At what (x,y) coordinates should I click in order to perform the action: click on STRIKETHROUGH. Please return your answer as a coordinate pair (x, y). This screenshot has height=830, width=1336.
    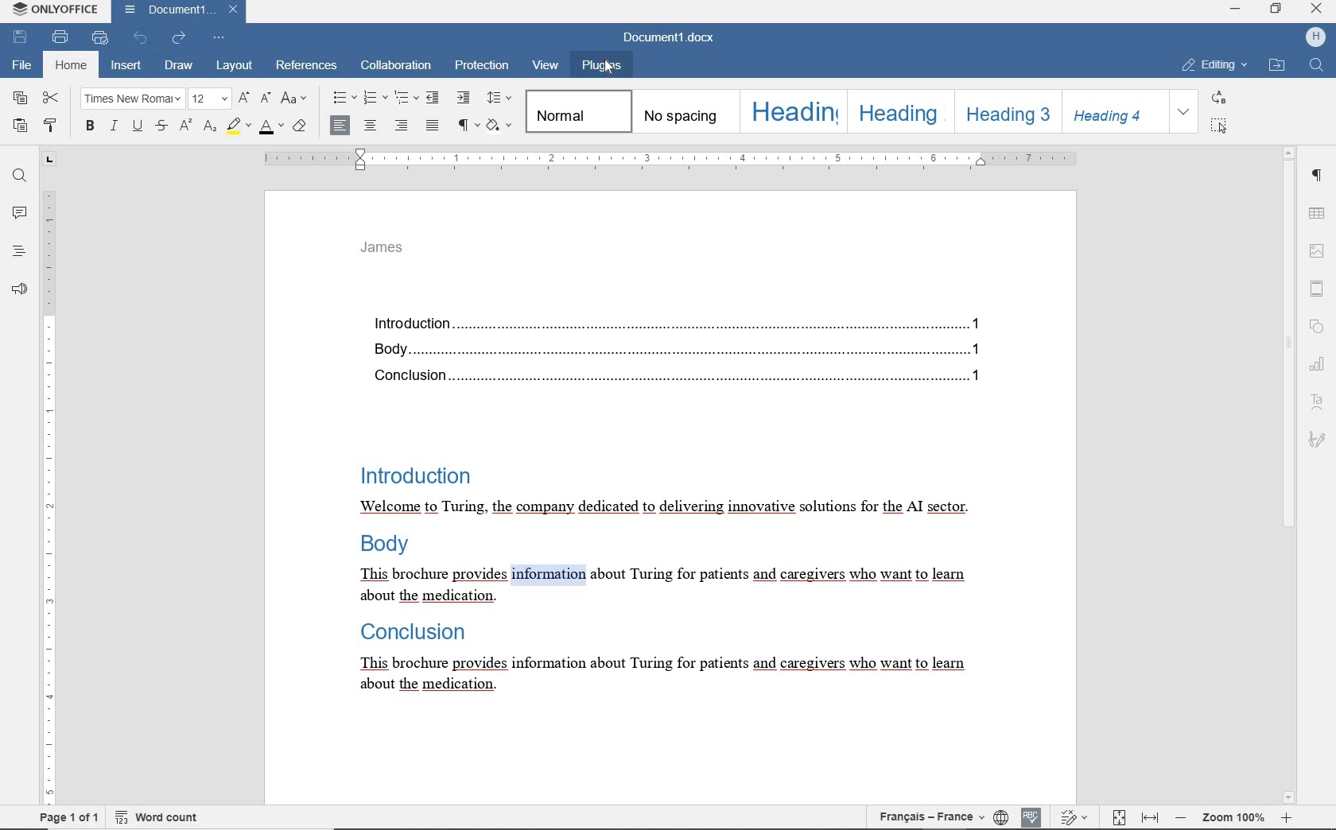
    Looking at the image, I should click on (161, 126).